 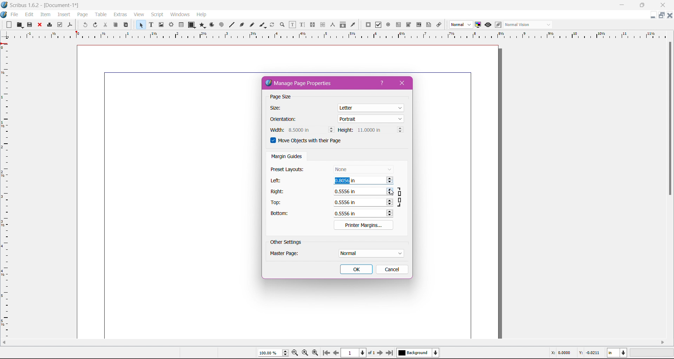 What do you see at coordinates (292, 25) in the screenshot?
I see `Edit Contents of Frame` at bounding box center [292, 25].